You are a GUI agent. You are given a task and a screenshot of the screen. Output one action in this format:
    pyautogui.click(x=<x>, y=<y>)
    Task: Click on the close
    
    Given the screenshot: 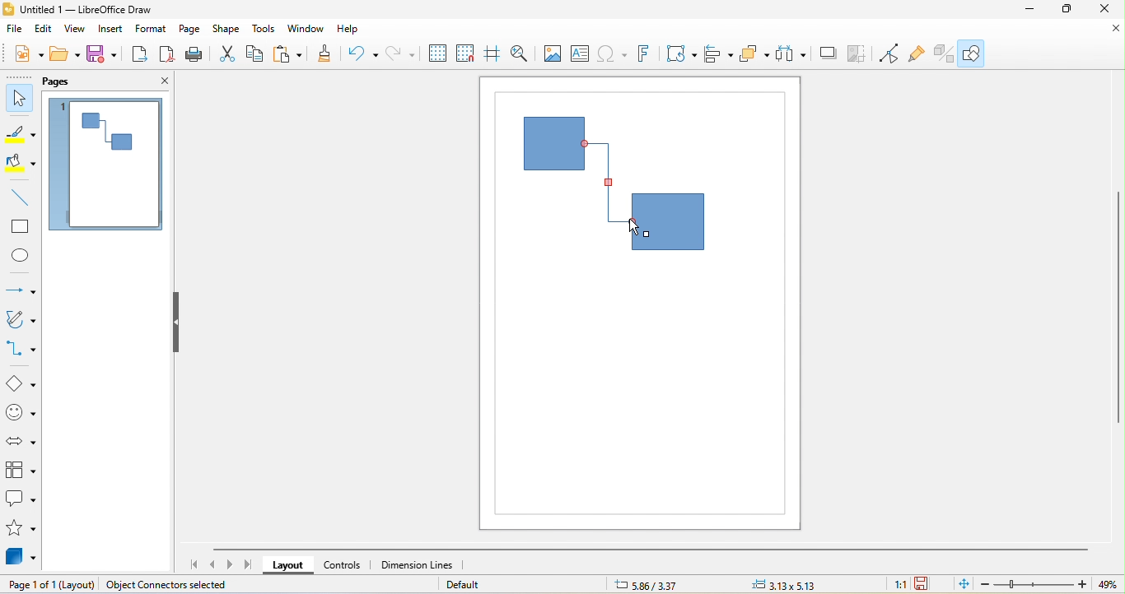 What is the action you would take?
    pyautogui.click(x=1113, y=28)
    